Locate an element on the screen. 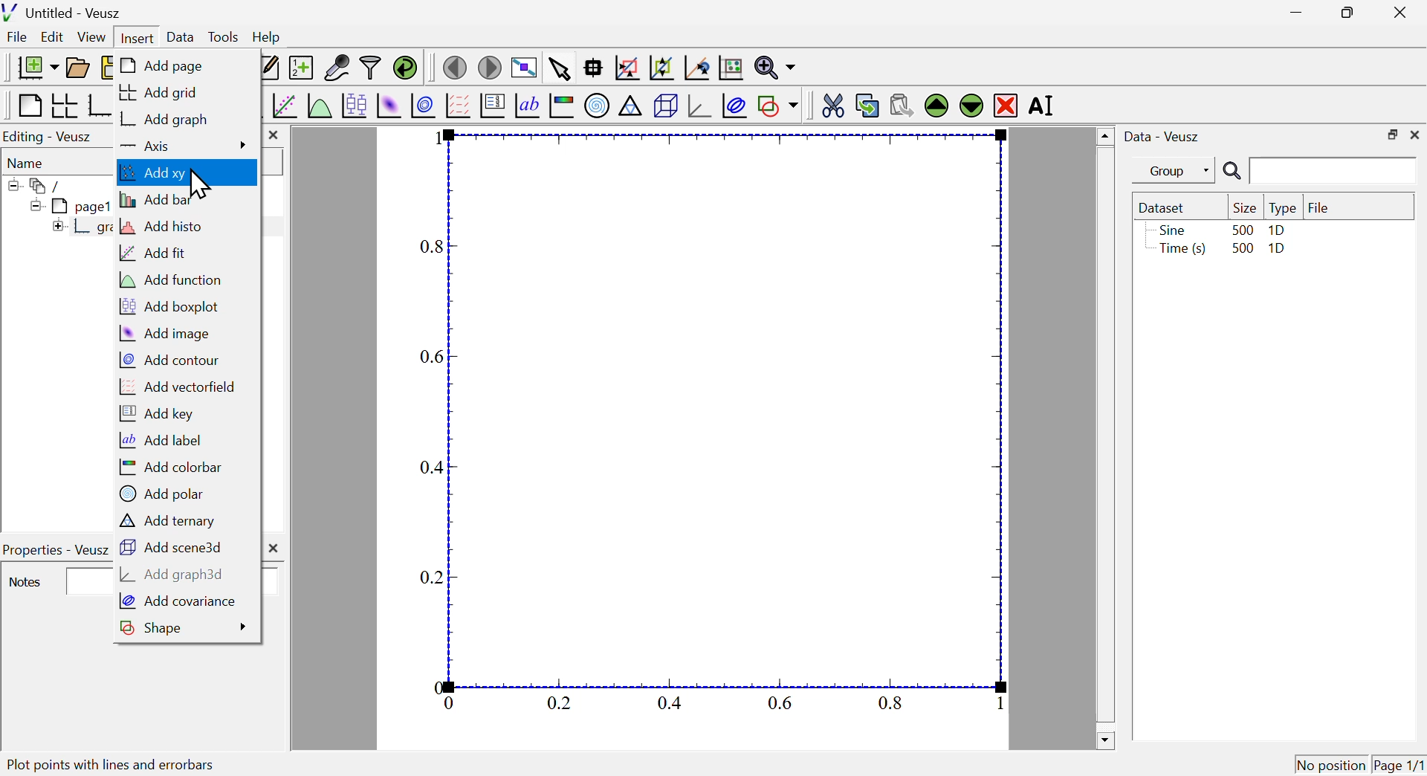  add ternary is located at coordinates (171, 521).